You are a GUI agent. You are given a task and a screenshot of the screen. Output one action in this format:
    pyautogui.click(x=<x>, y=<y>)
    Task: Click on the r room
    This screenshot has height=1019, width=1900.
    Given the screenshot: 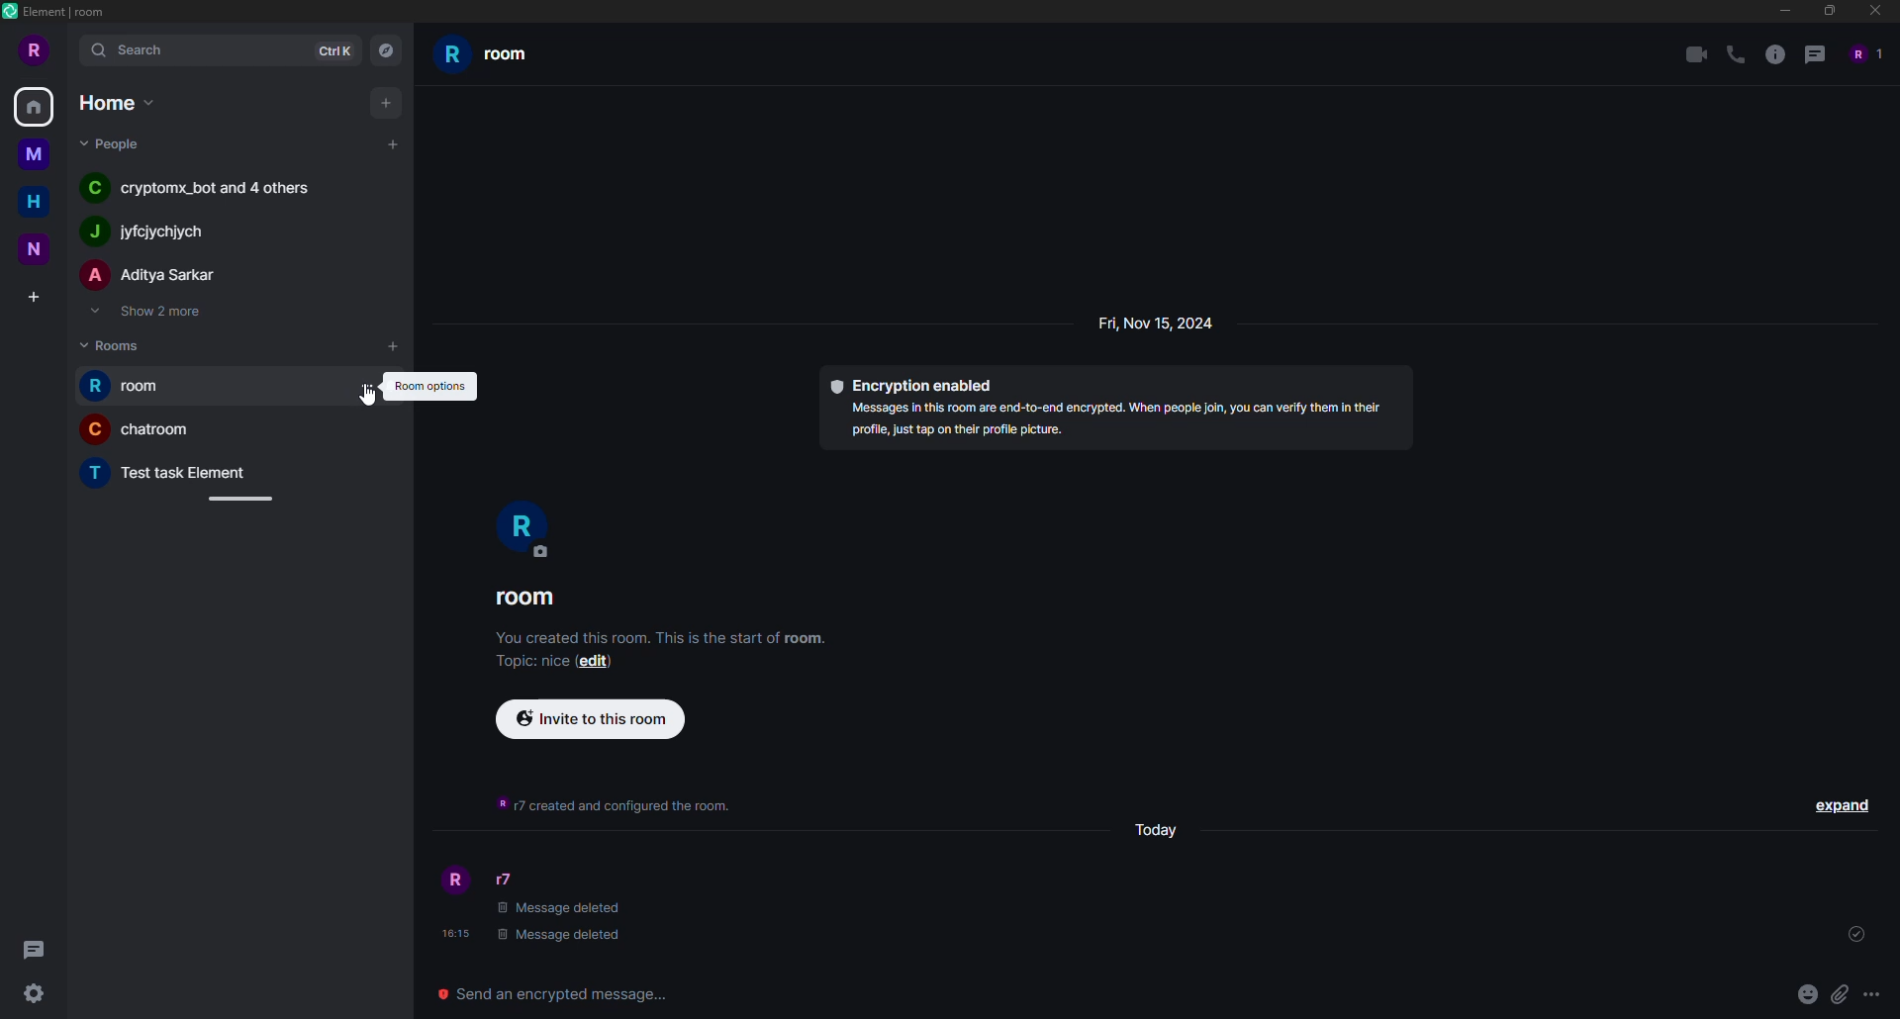 What is the action you would take?
    pyautogui.click(x=509, y=57)
    